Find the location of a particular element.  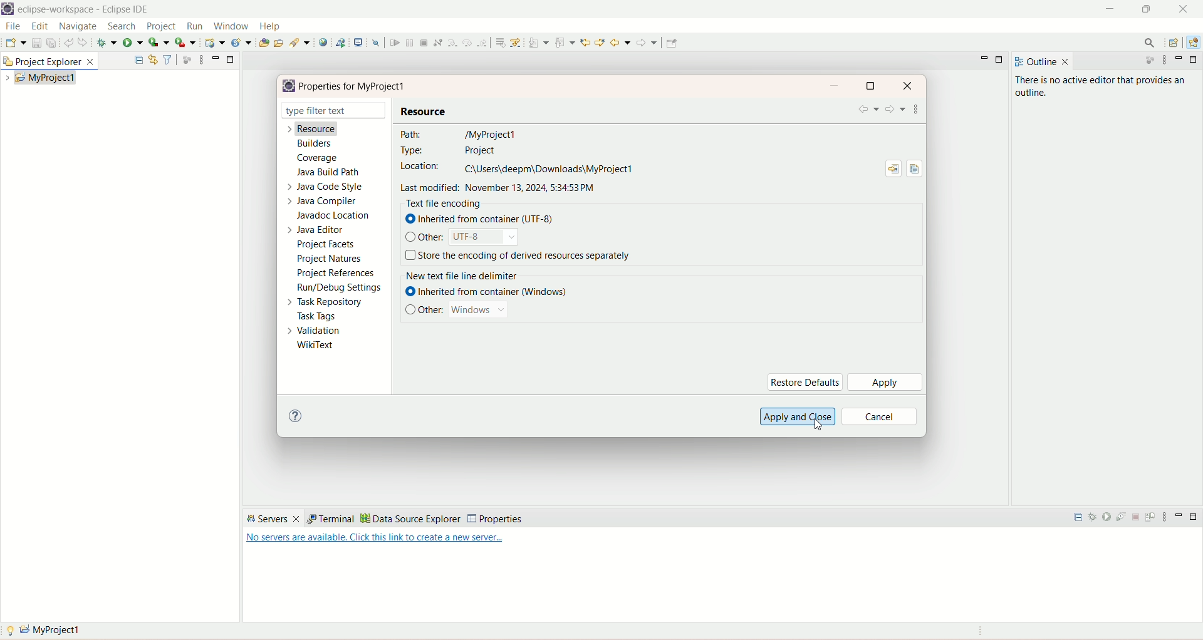

new text file delimiter is located at coordinates (464, 277).